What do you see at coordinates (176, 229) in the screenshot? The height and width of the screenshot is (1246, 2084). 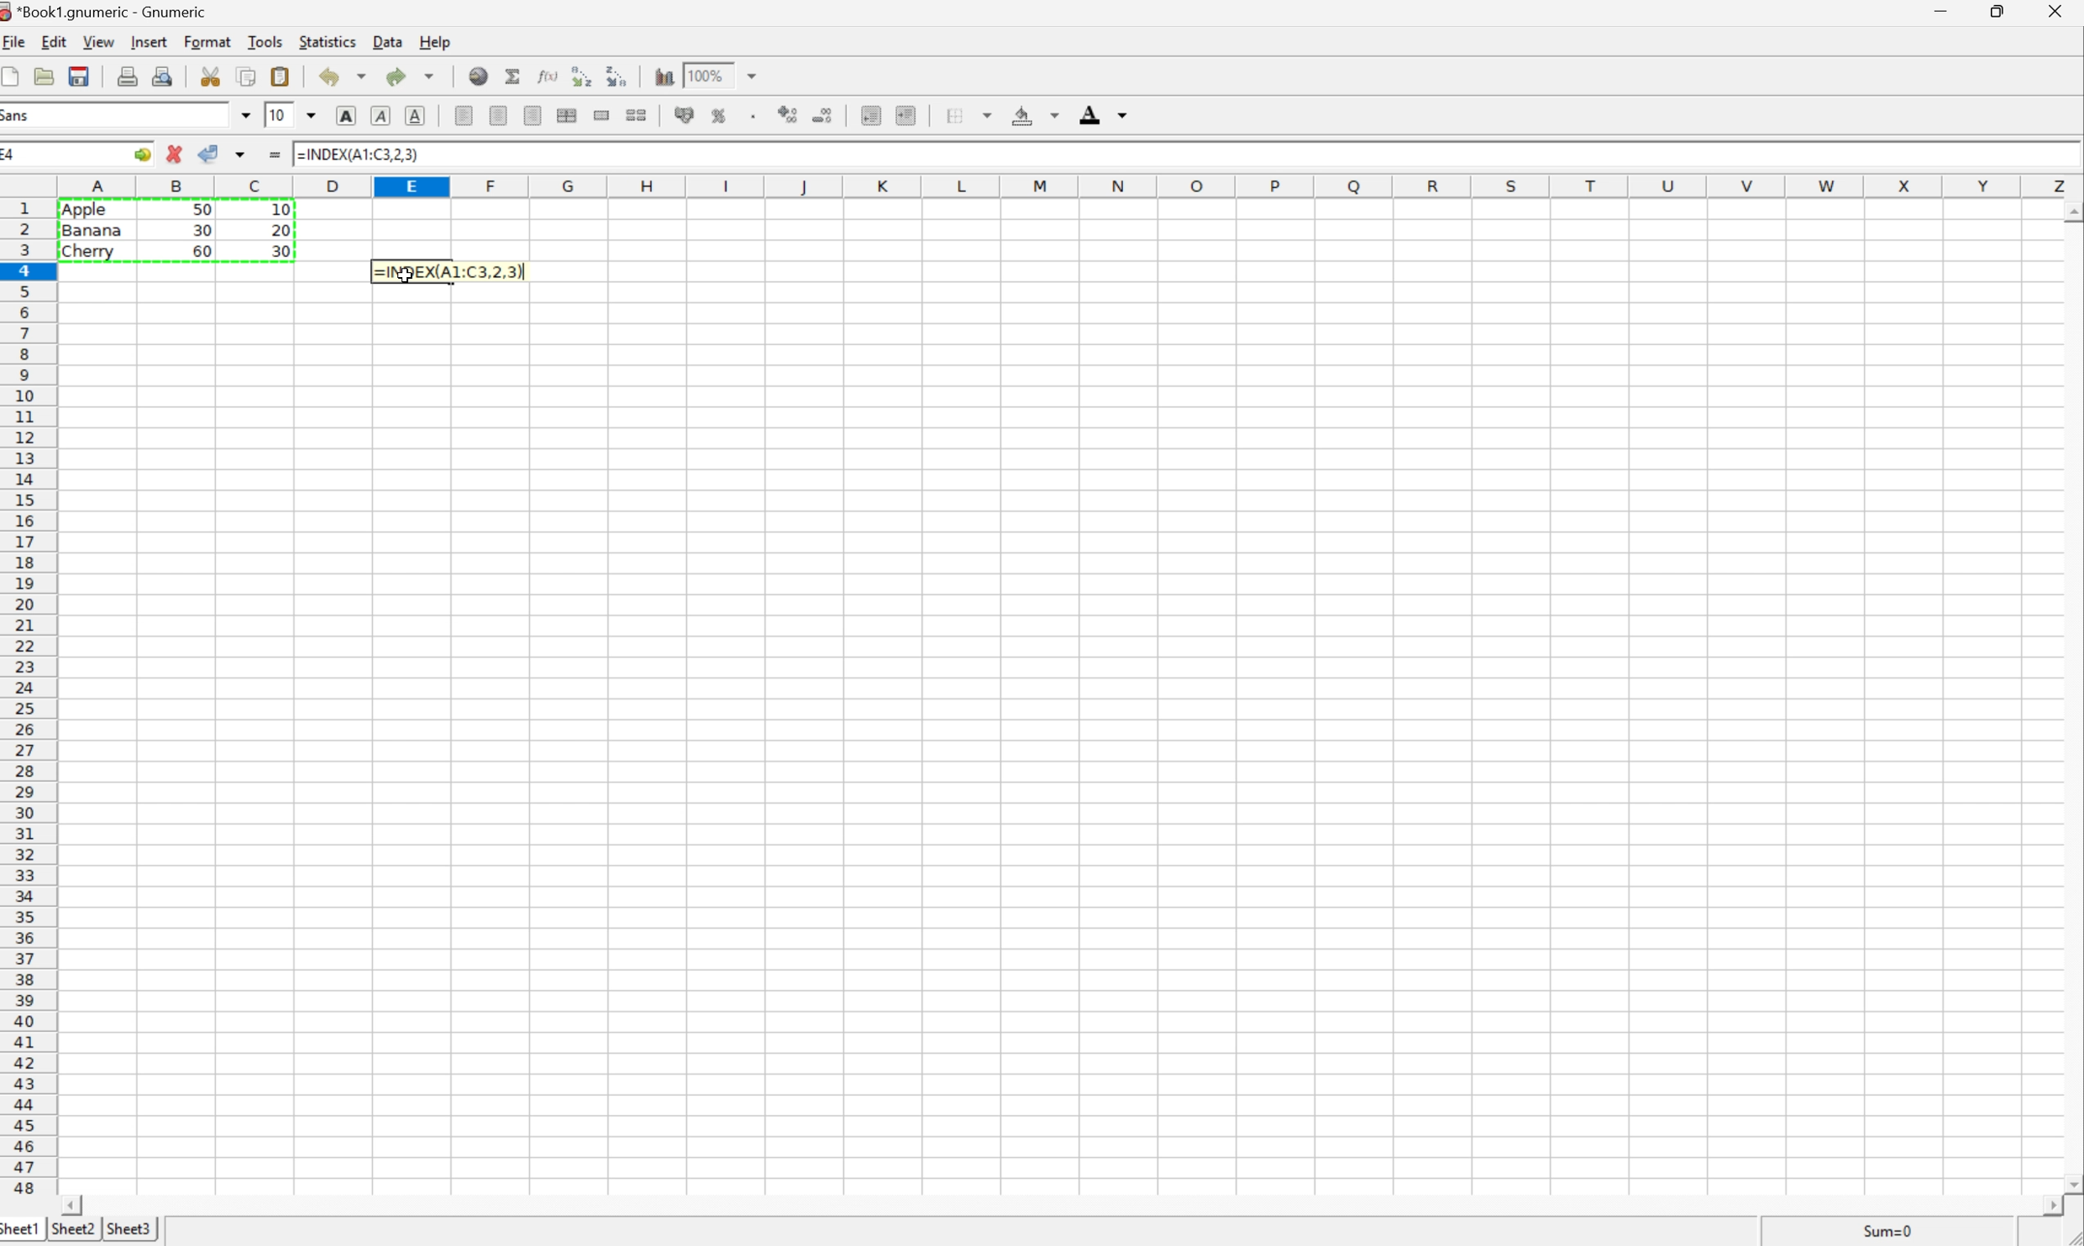 I see `tabular data` at bounding box center [176, 229].